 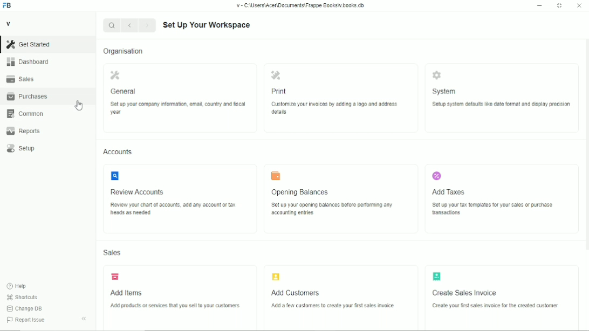 I want to click on Add a few customers to create your first sales invoice:, so click(x=338, y=308).